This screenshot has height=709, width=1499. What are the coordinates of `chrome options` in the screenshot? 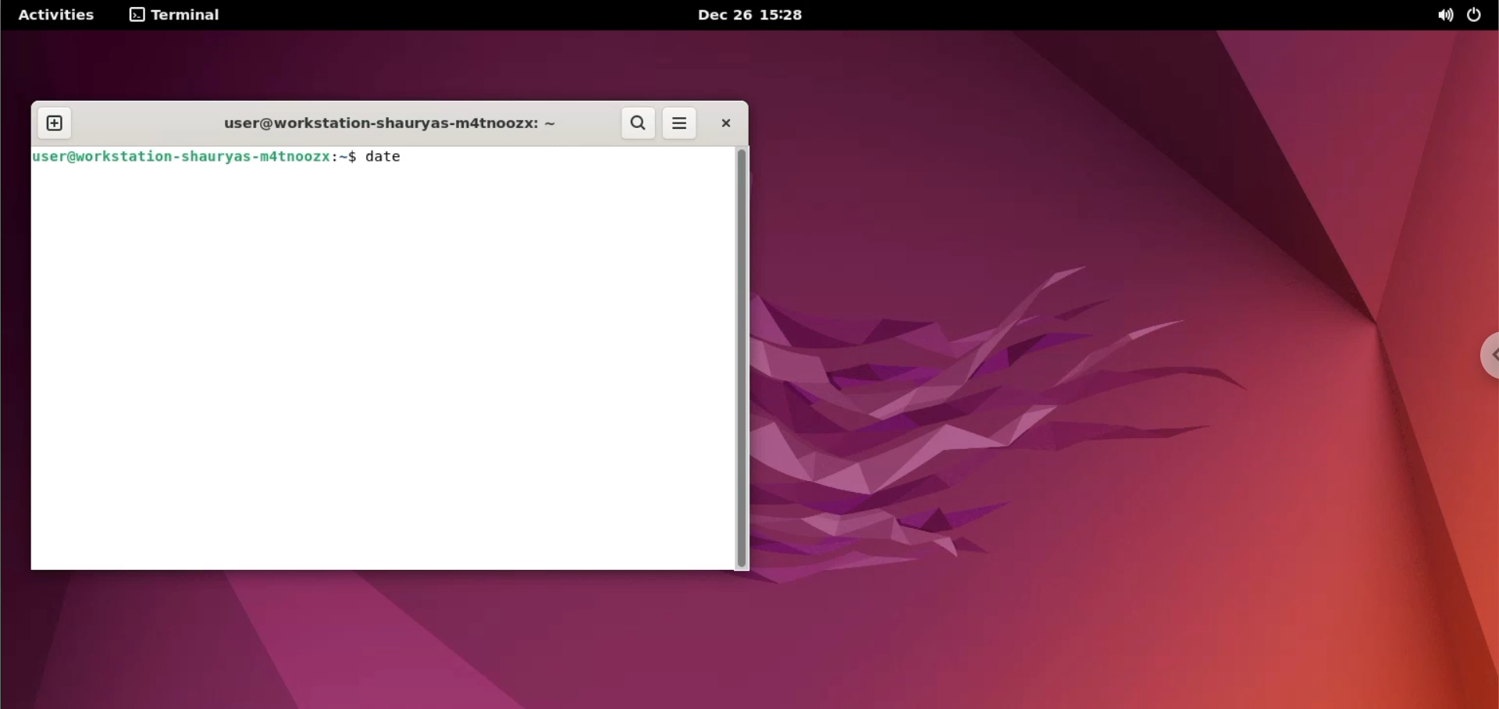 It's located at (1483, 359).